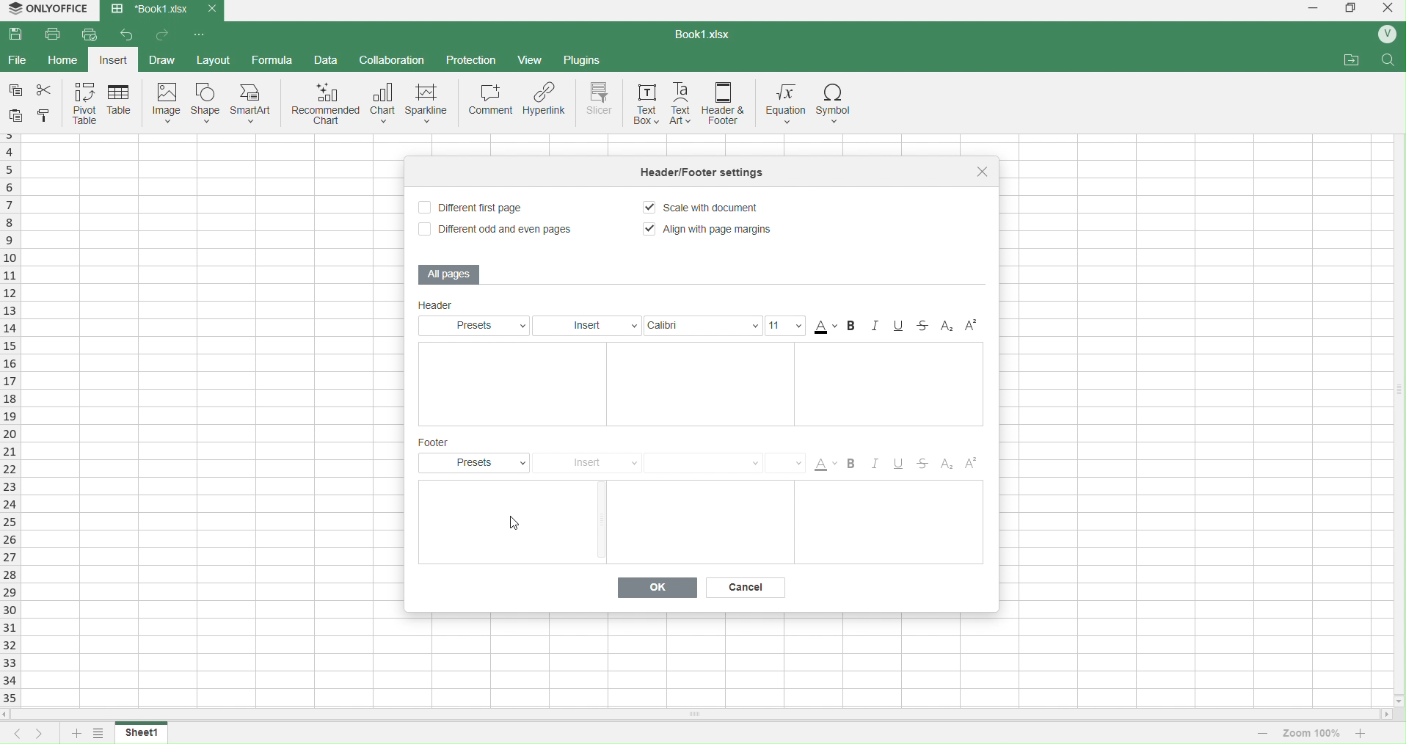  I want to click on SubScript, so click(947, 464).